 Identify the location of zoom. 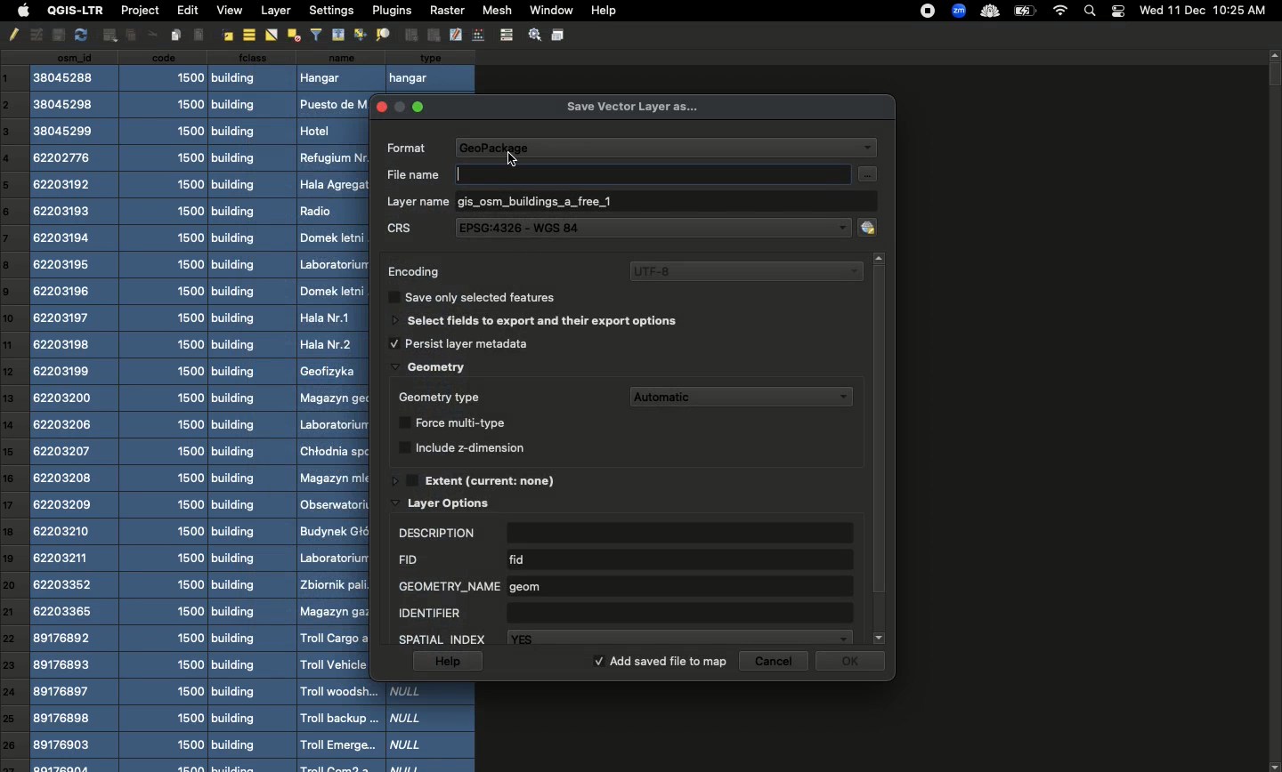
(957, 10).